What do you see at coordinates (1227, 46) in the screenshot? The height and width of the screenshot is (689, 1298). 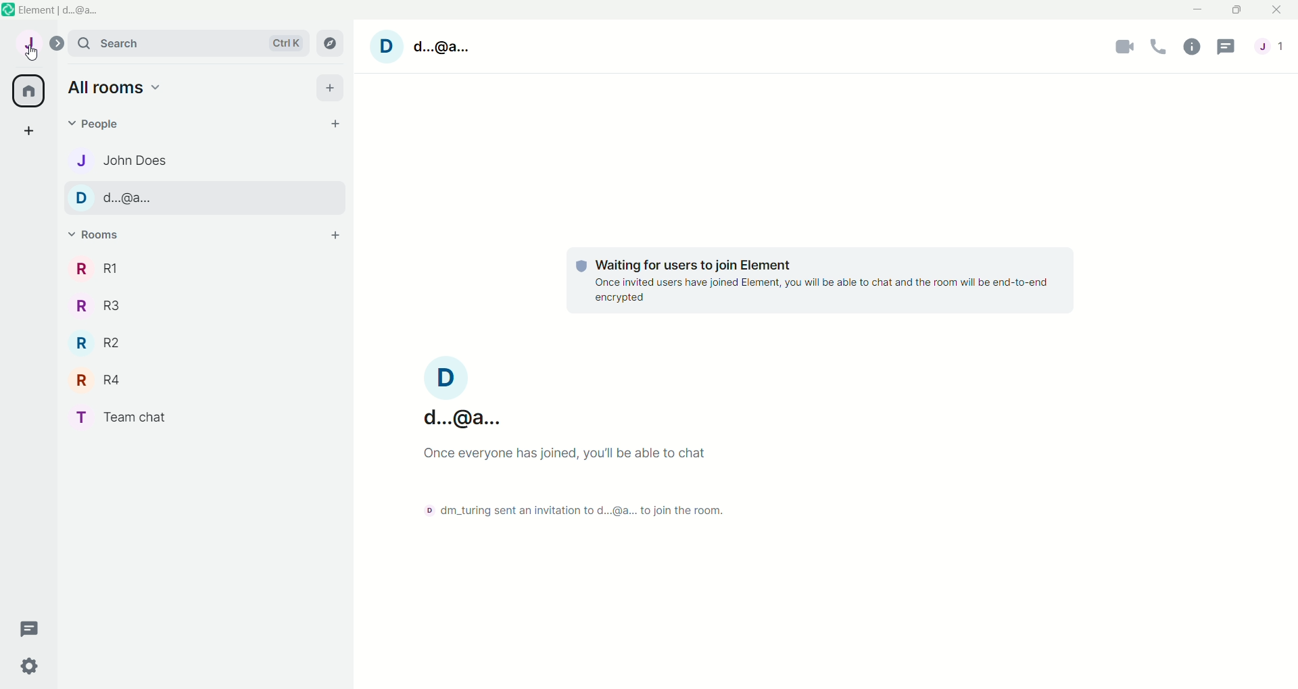 I see `thread` at bounding box center [1227, 46].